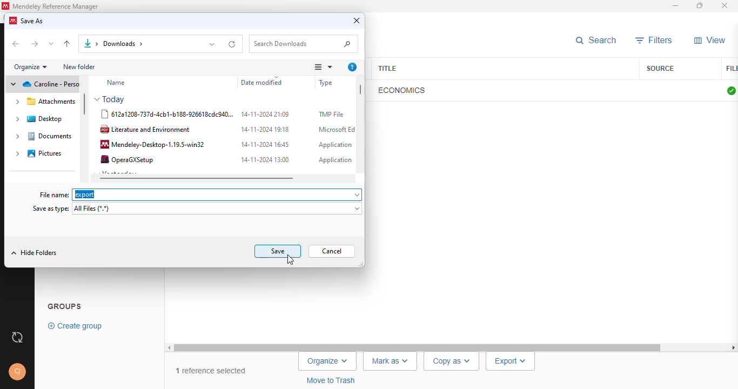 Image resolution: width=738 pixels, height=389 pixels. I want to click on application, so click(336, 160).